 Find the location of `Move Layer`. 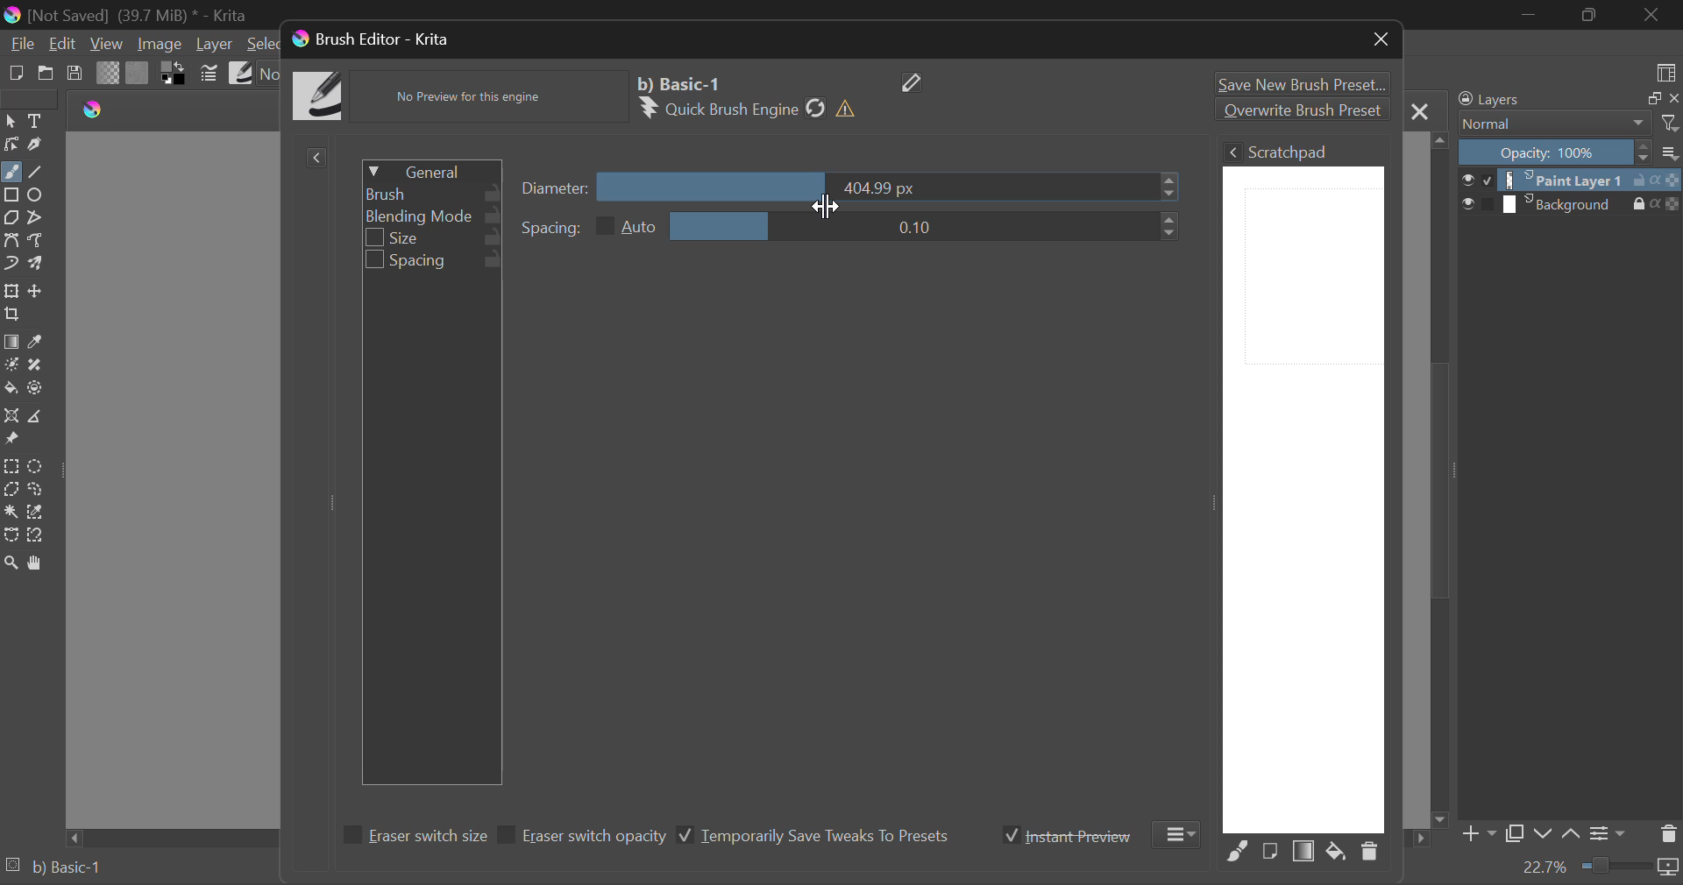

Move Layer is located at coordinates (38, 290).